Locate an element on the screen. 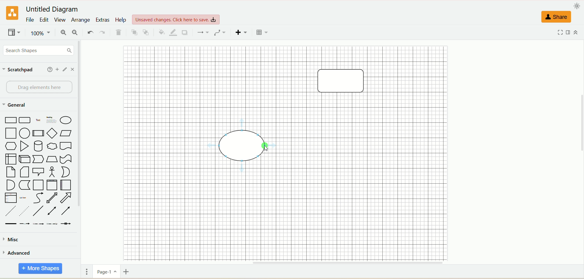 The image size is (584, 279). shape is located at coordinates (245, 144).